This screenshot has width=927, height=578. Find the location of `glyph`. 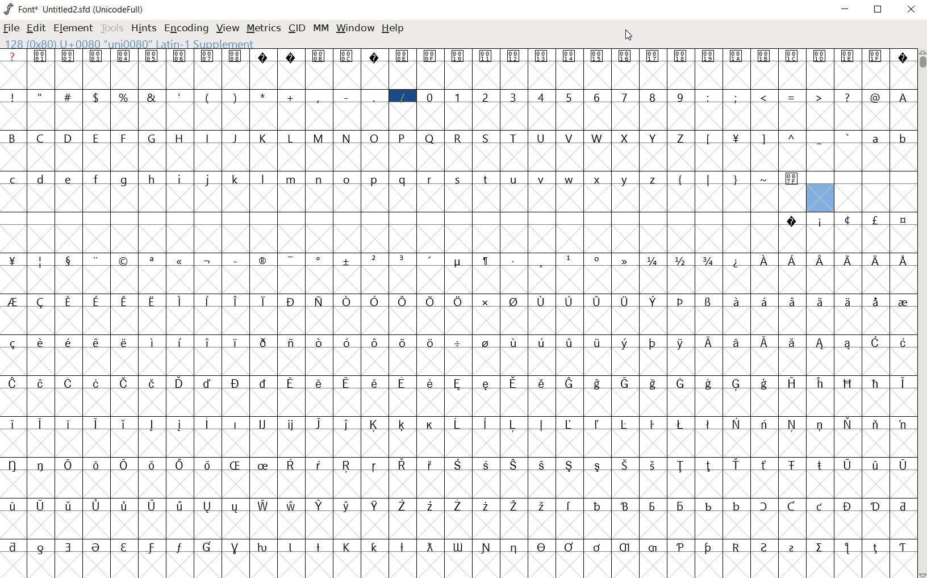

glyph is located at coordinates (569, 98).